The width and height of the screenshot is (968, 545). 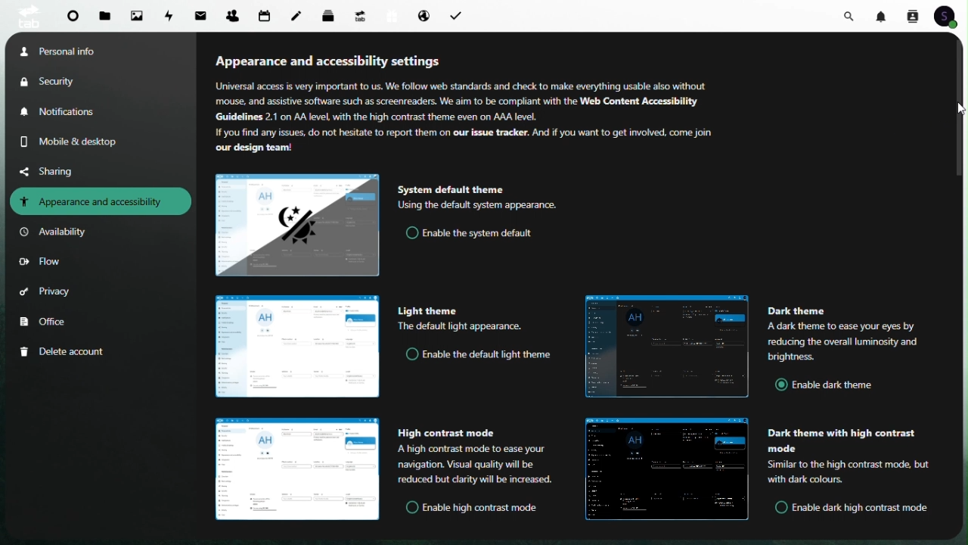 What do you see at coordinates (299, 226) in the screenshot?
I see `Default theme` at bounding box center [299, 226].